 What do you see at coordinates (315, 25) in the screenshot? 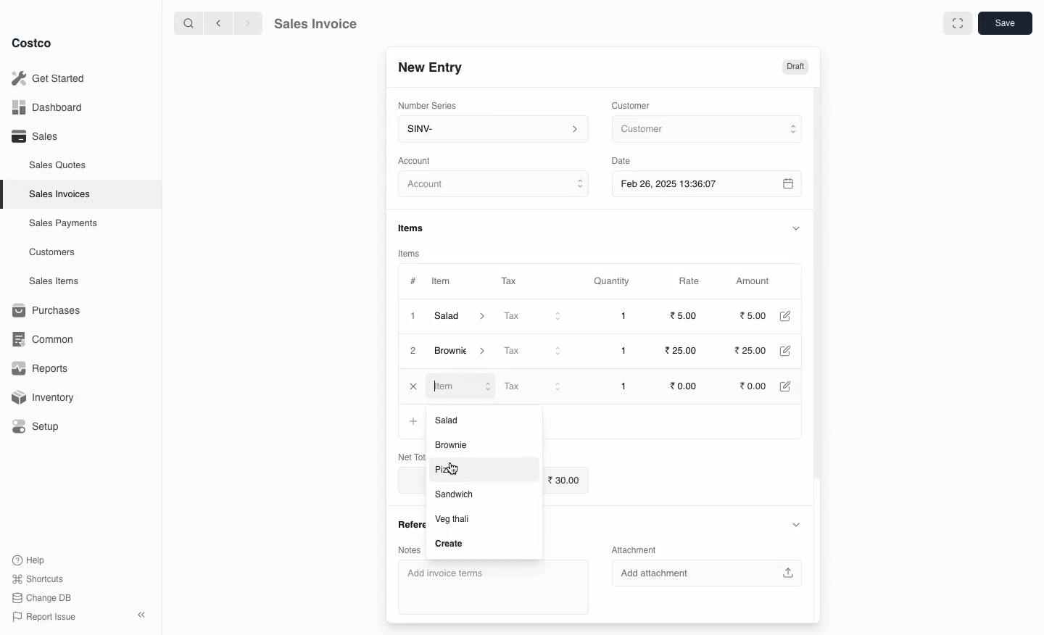
I see `Sales Invoice` at bounding box center [315, 25].